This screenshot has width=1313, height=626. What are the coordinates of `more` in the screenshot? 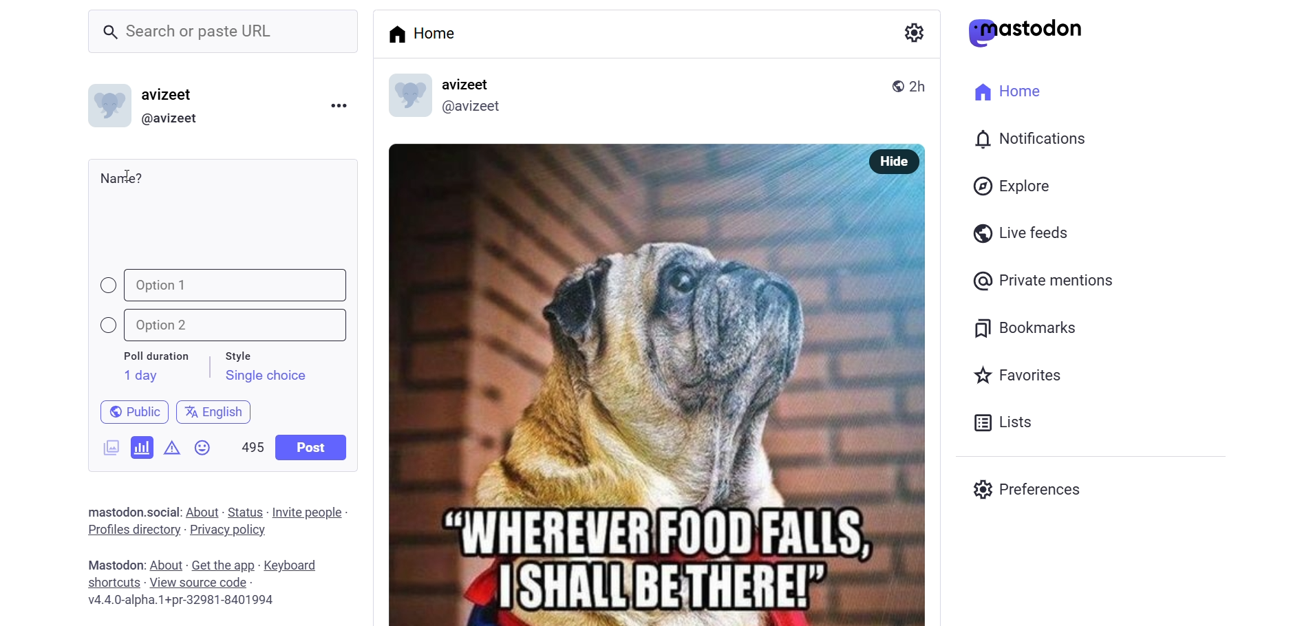 It's located at (338, 104).